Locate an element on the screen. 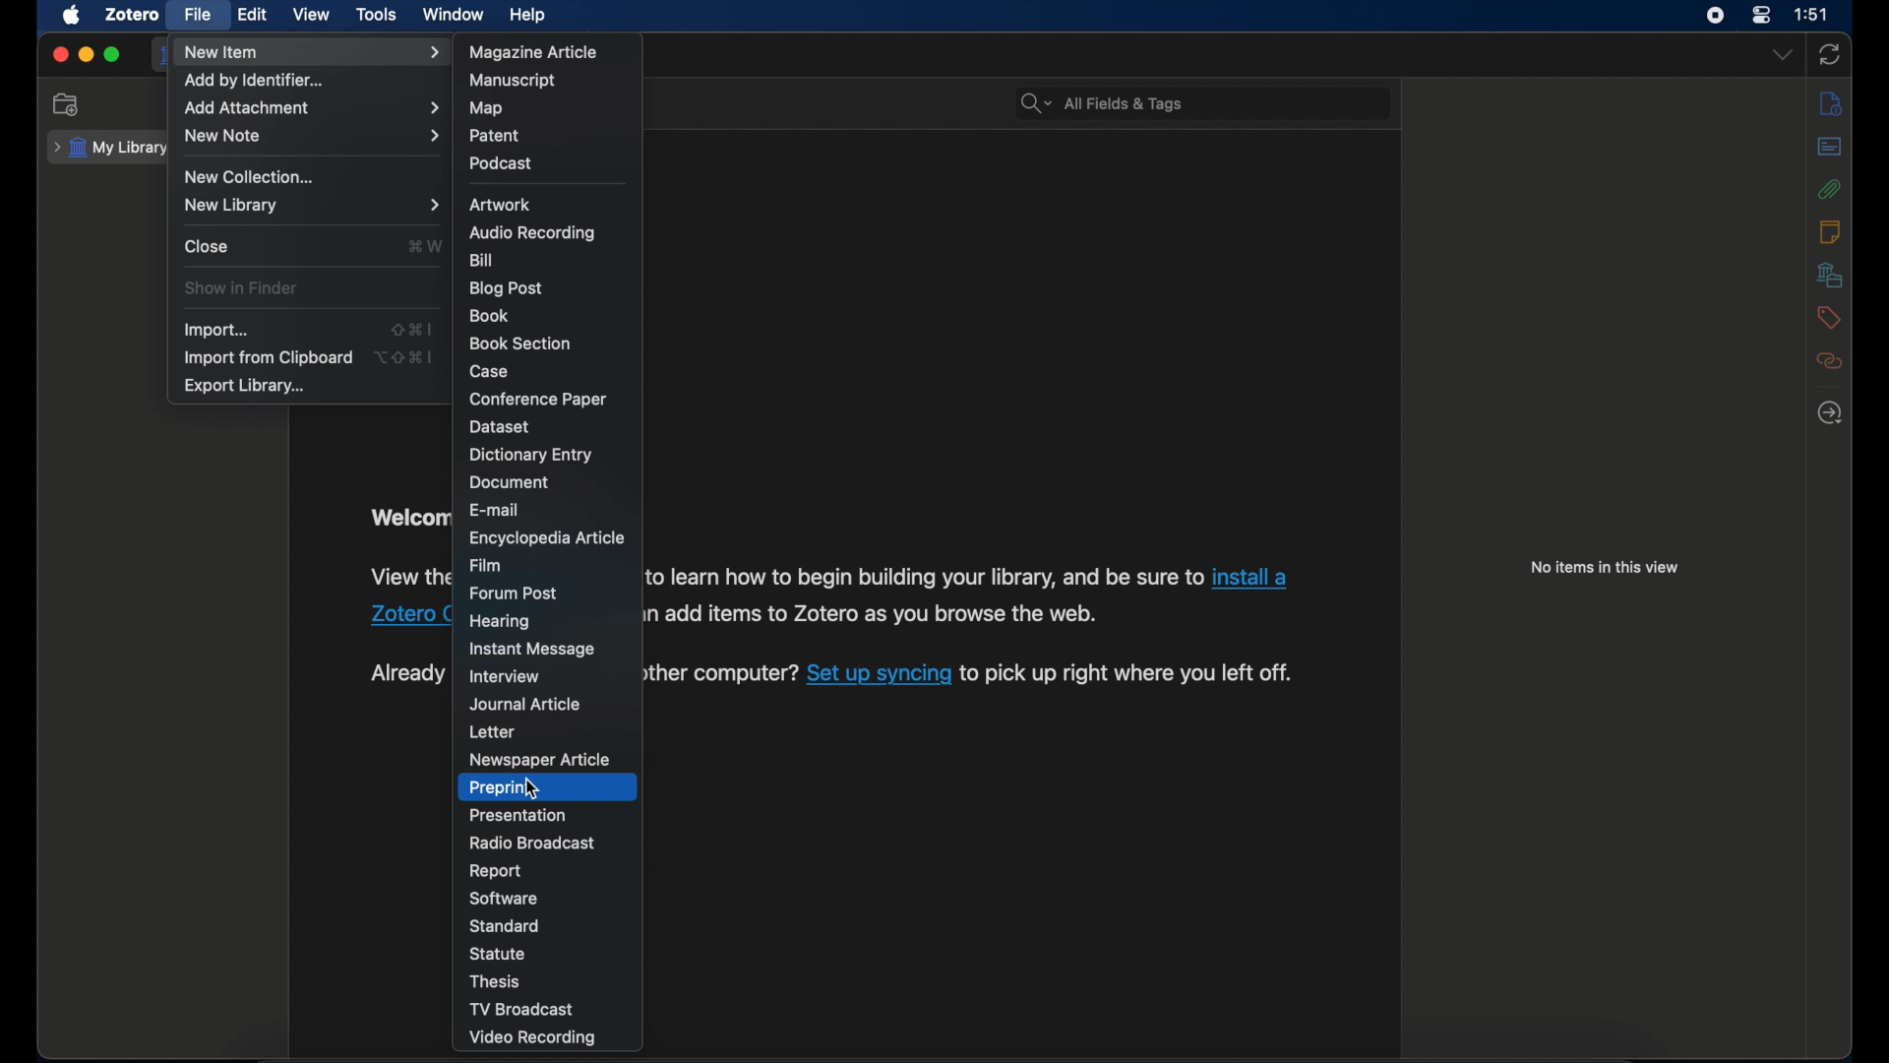  export library is located at coordinates (246, 386).